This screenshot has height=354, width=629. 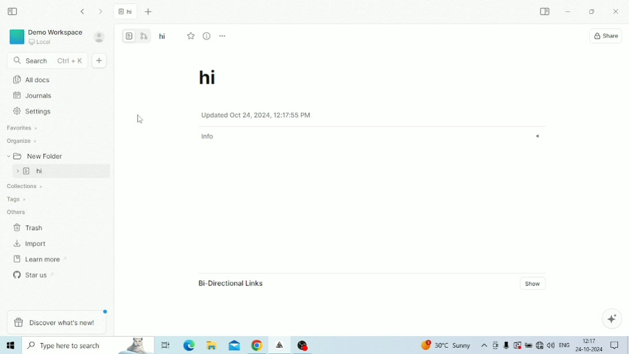 I want to click on View Info, so click(x=207, y=36).